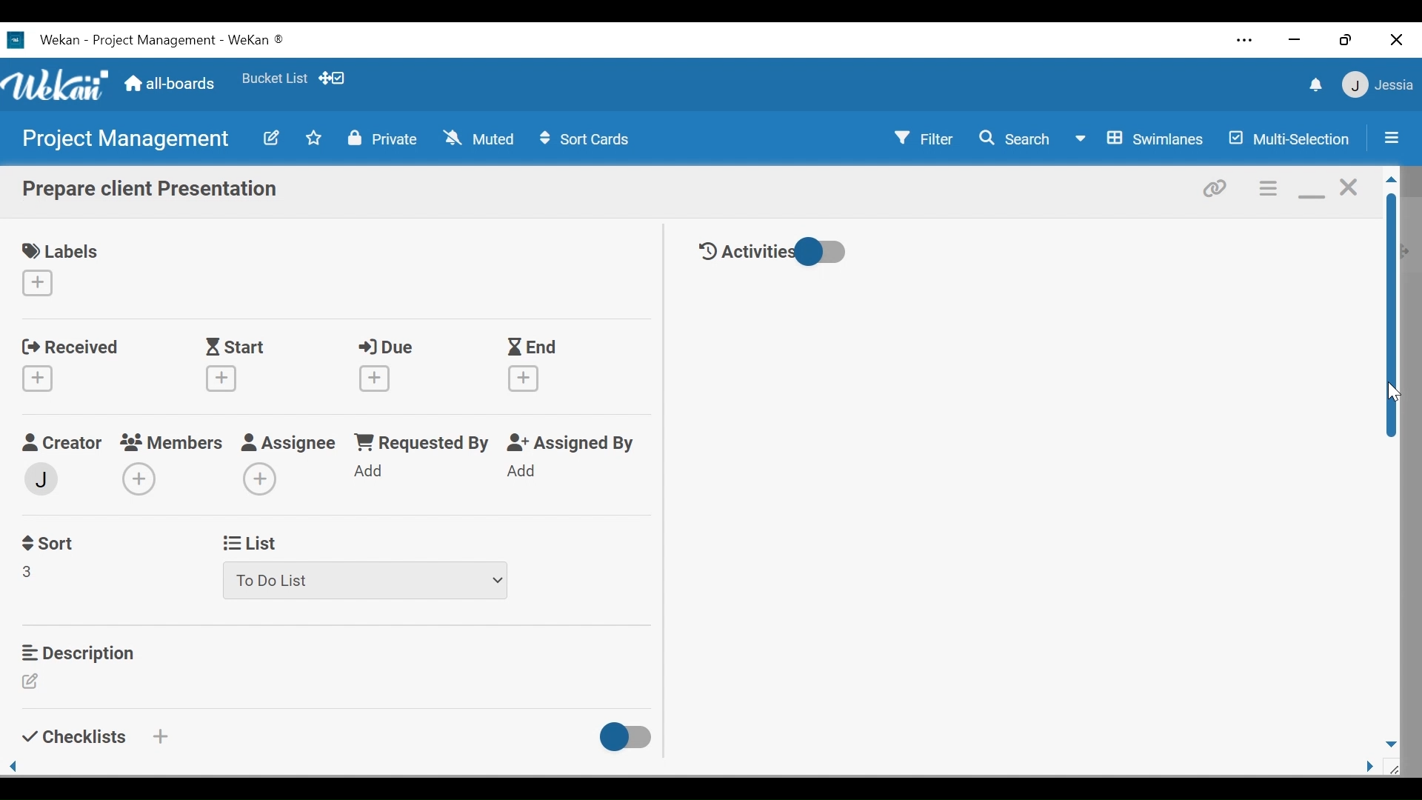 This screenshot has width=1422, height=800. I want to click on member settings, so click(1378, 84).